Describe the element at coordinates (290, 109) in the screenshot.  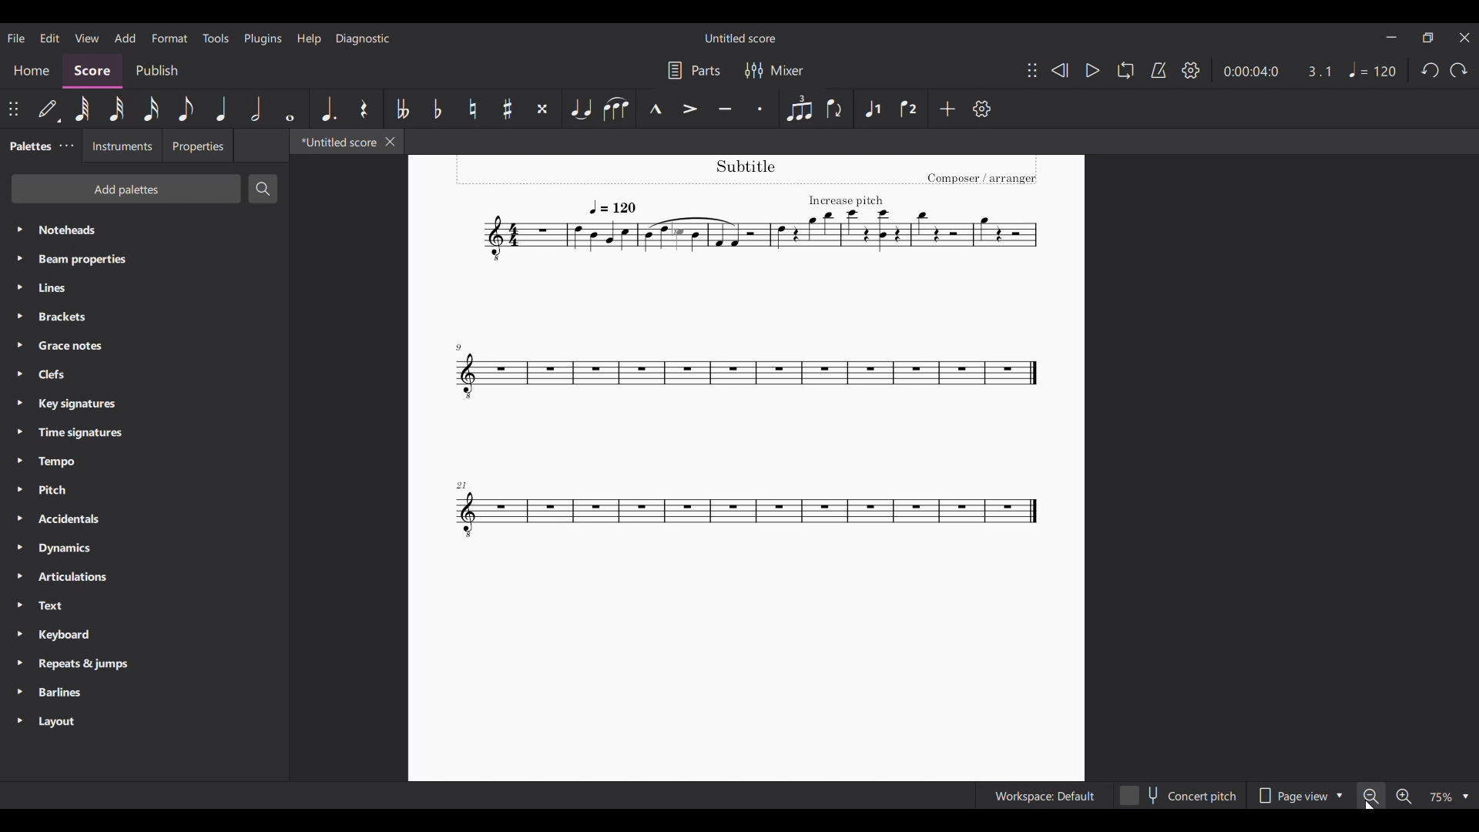
I see `Whole note` at that location.